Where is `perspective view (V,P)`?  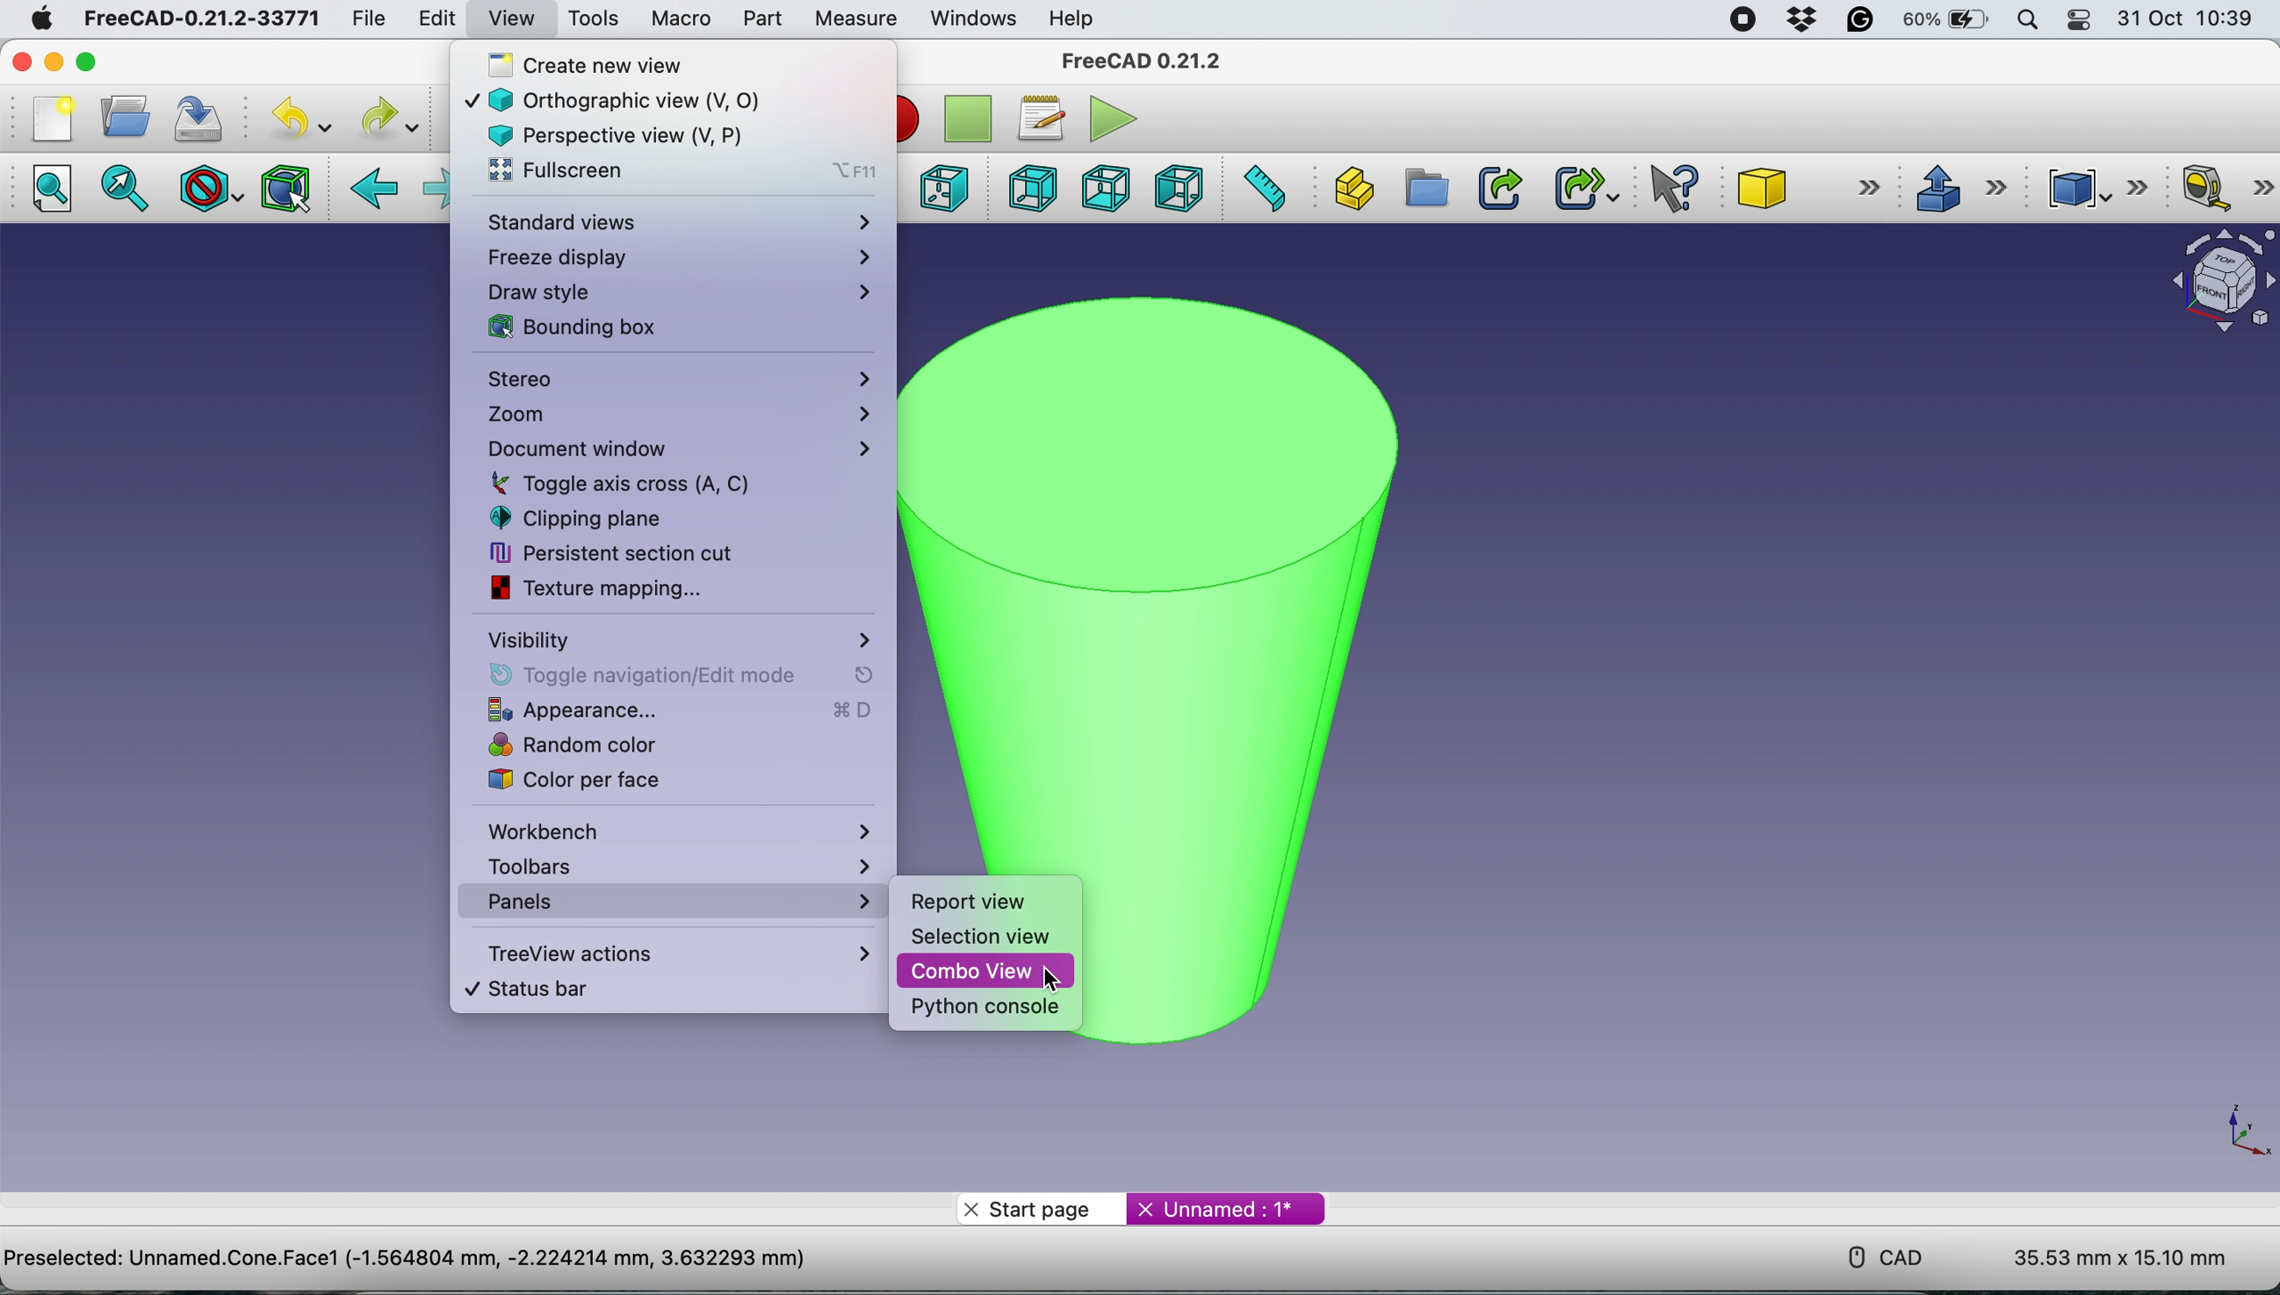
perspective view (V,P) is located at coordinates (638, 133).